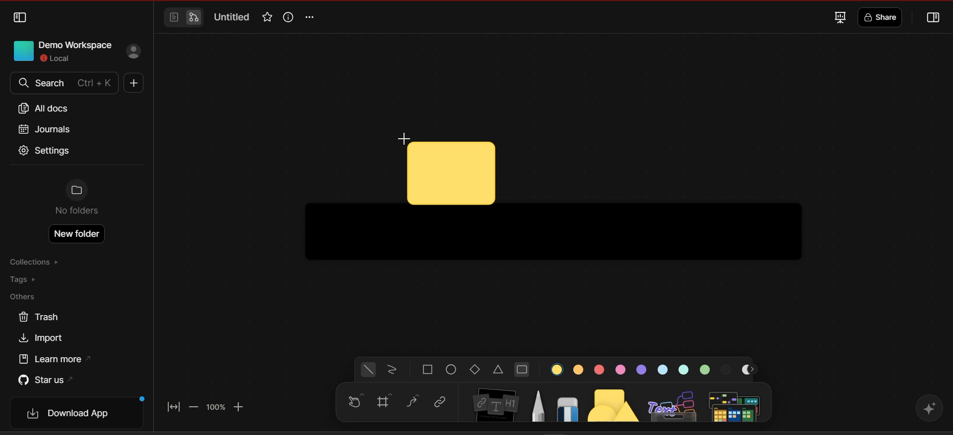 The width and height of the screenshot is (953, 435). What do you see at coordinates (499, 371) in the screenshot?
I see `triangle` at bounding box center [499, 371].